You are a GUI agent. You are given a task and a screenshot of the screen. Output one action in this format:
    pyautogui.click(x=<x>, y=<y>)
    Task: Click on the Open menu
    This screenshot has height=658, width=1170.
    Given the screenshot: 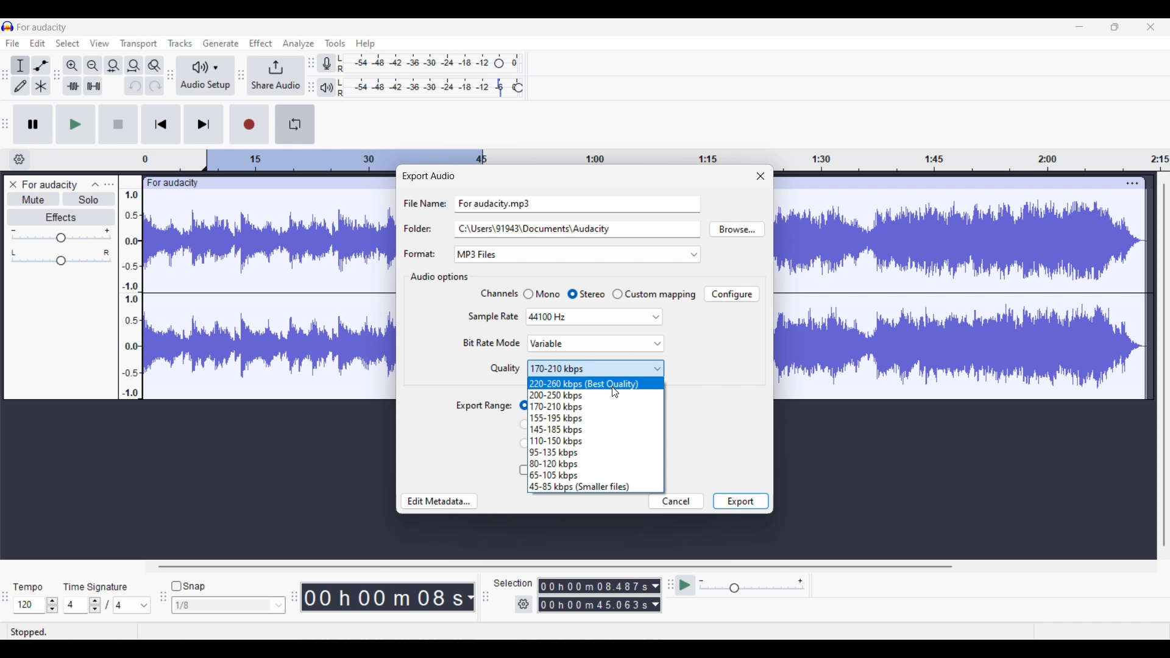 What is the action you would take?
    pyautogui.click(x=109, y=184)
    